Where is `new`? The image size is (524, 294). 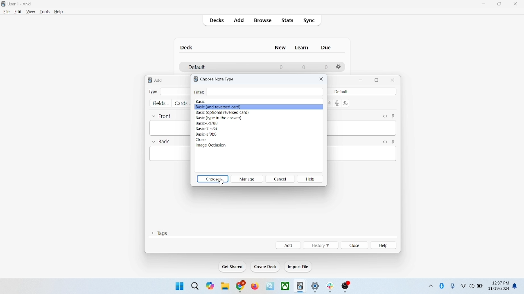 new is located at coordinates (280, 47).